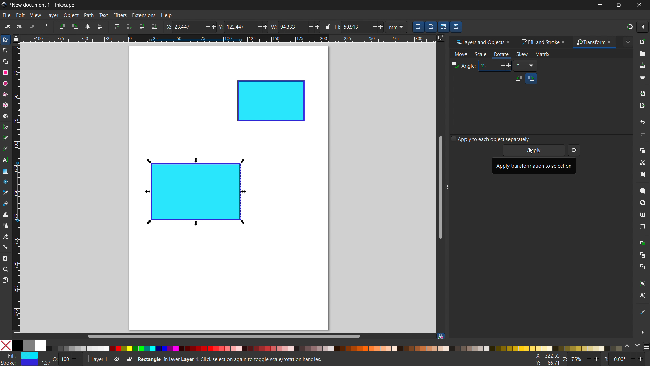 This screenshot has height=366, width=650. Describe the element at coordinates (519, 79) in the screenshot. I see `counterclockwise` at that location.